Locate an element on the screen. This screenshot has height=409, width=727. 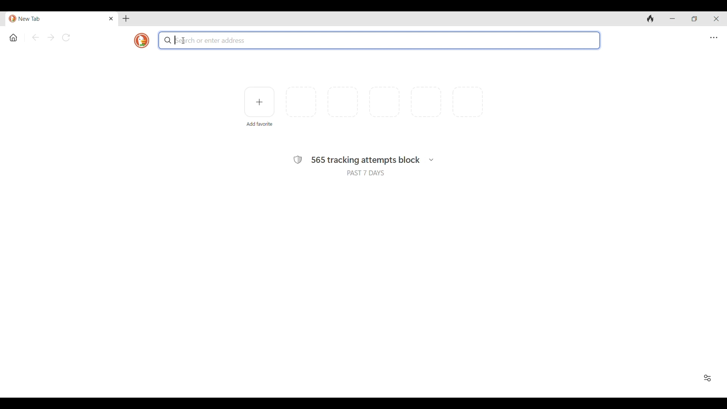
Show/Hide Recent Activity and Favorites icon is located at coordinates (707, 378).